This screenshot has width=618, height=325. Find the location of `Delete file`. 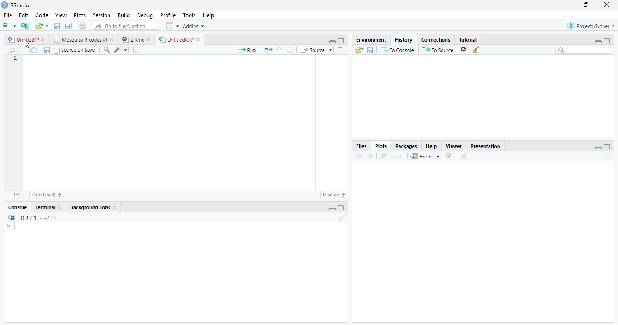

Delete file is located at coordinates (465, 49).